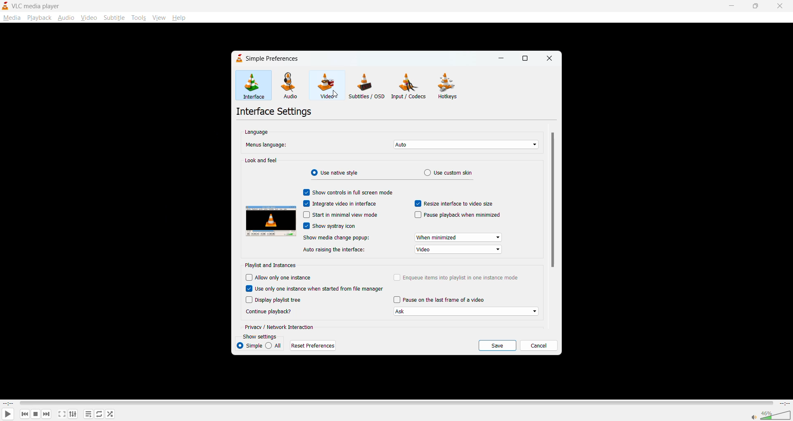 The height and width of the screenshot is (421, 793). I want to click on integrate video in interface, so click(342, 203).